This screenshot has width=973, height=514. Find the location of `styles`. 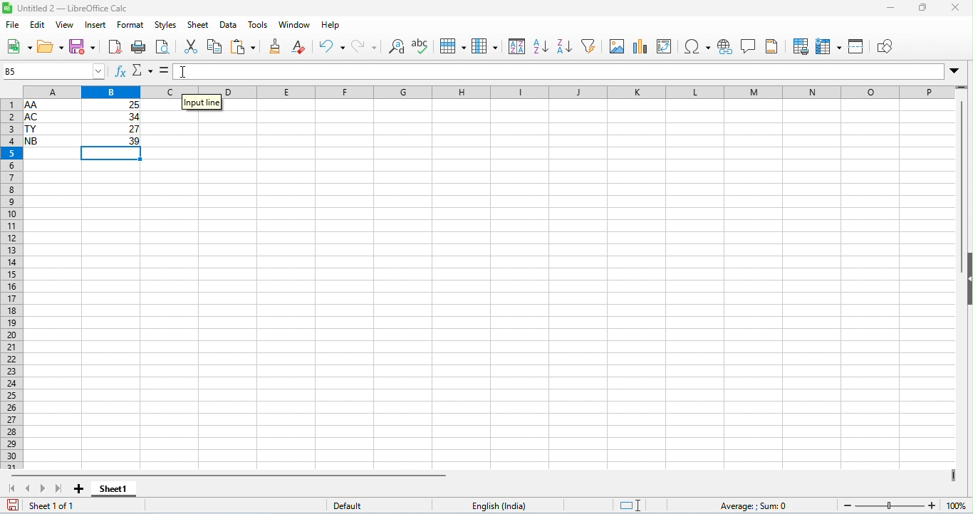

styles is located at coordinates (167, 26).